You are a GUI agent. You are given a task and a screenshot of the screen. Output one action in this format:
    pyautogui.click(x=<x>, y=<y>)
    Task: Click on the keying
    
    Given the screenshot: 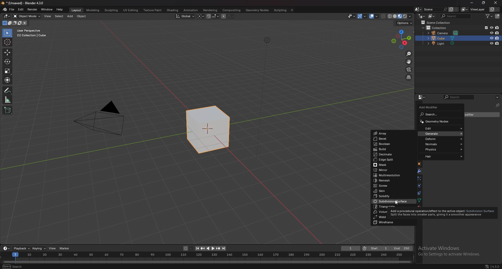 What is the action you would take?
    pyautogui.click(x=39, y=248)
    